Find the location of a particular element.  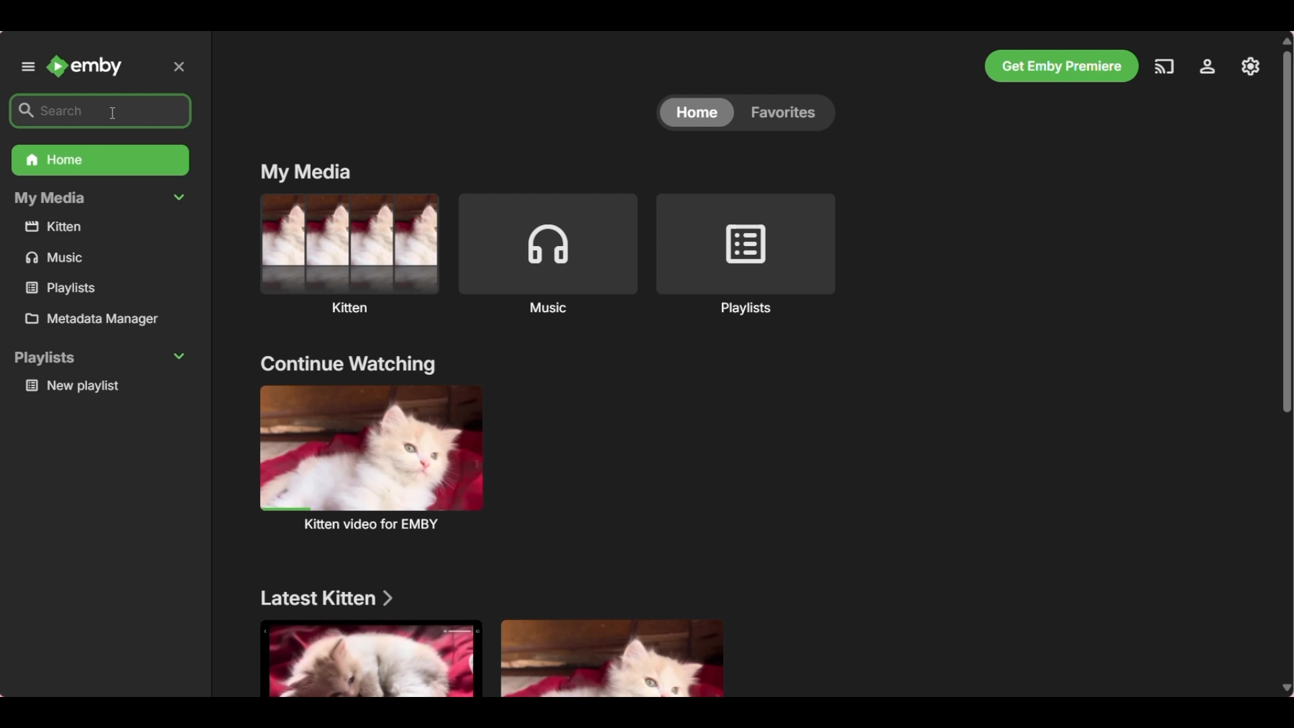

Latest kitten is located at coordinates (330, 598).